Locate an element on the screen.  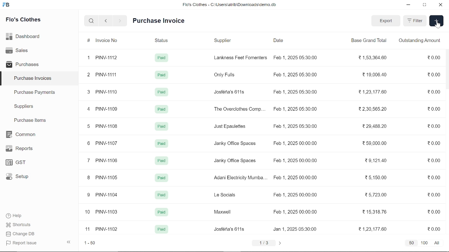
Sales is located at coordinates (17, 50).